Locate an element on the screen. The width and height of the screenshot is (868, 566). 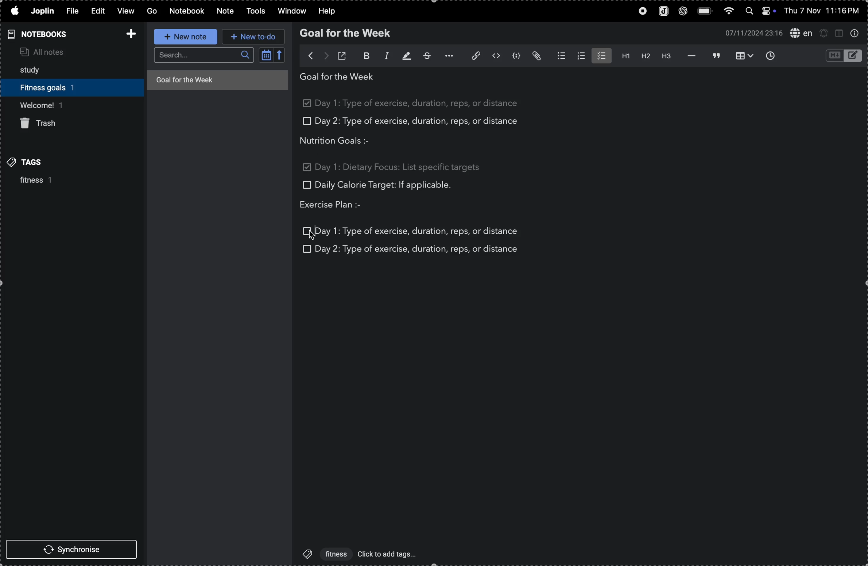
check box is located at coordinates (308, 104).